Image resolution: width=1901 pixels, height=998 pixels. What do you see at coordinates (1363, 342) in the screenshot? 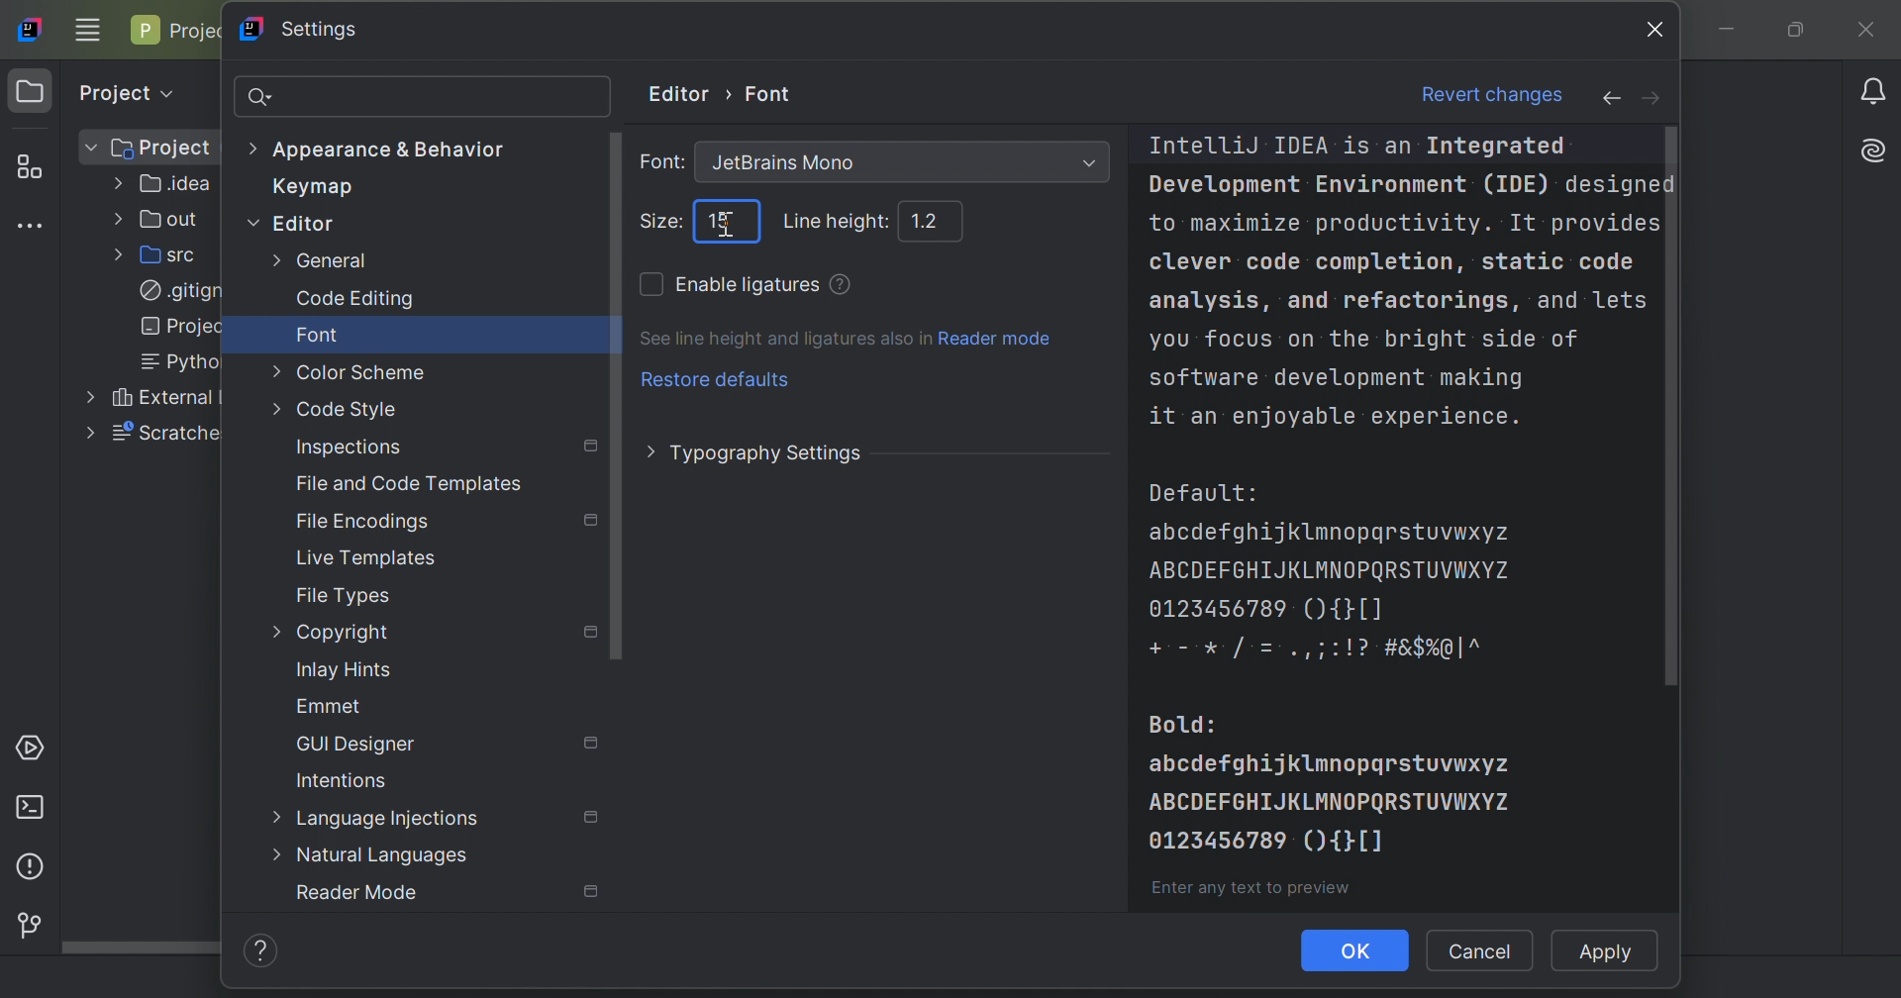
I see `you focus on the bright side of` at bounding box center [1363, 342].